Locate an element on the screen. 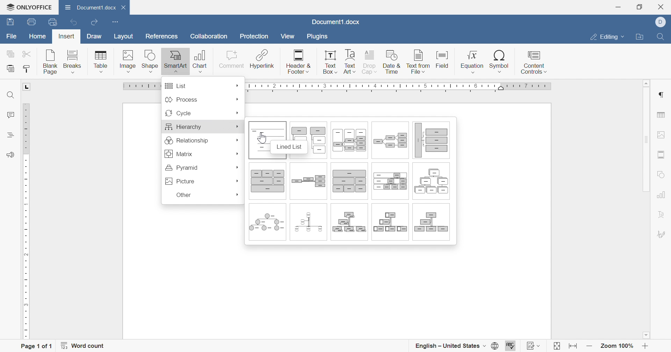 This screenshot has width=671, height=352. Collaboration is located at coordinates (208, 36).